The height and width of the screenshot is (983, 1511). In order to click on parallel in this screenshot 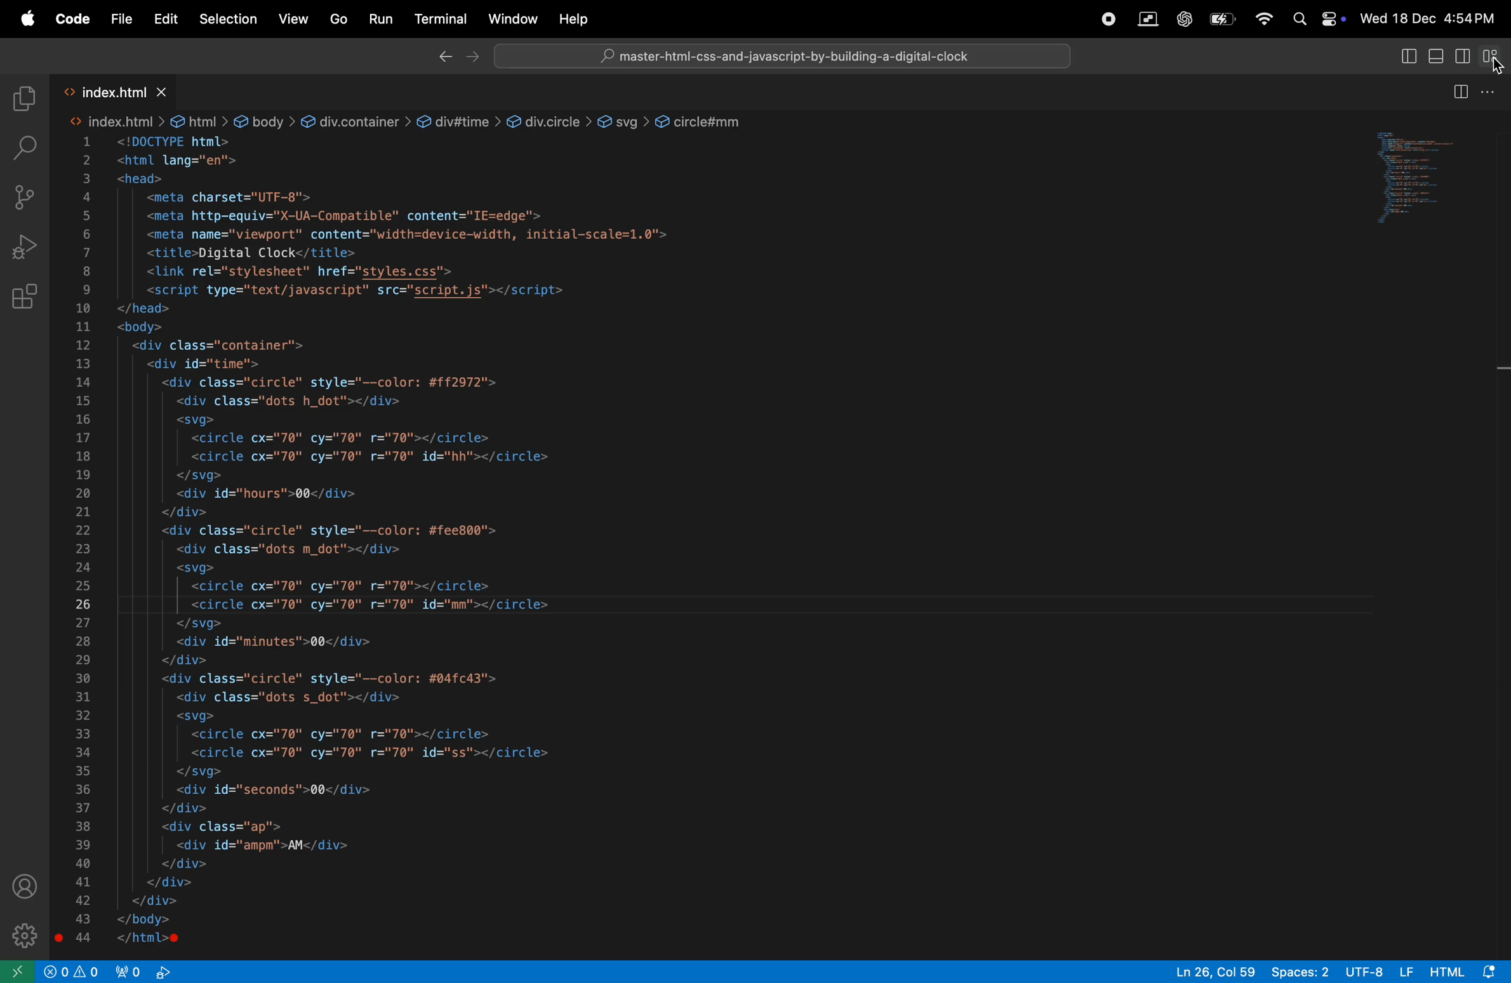, I will do `click(1148, 19)`.